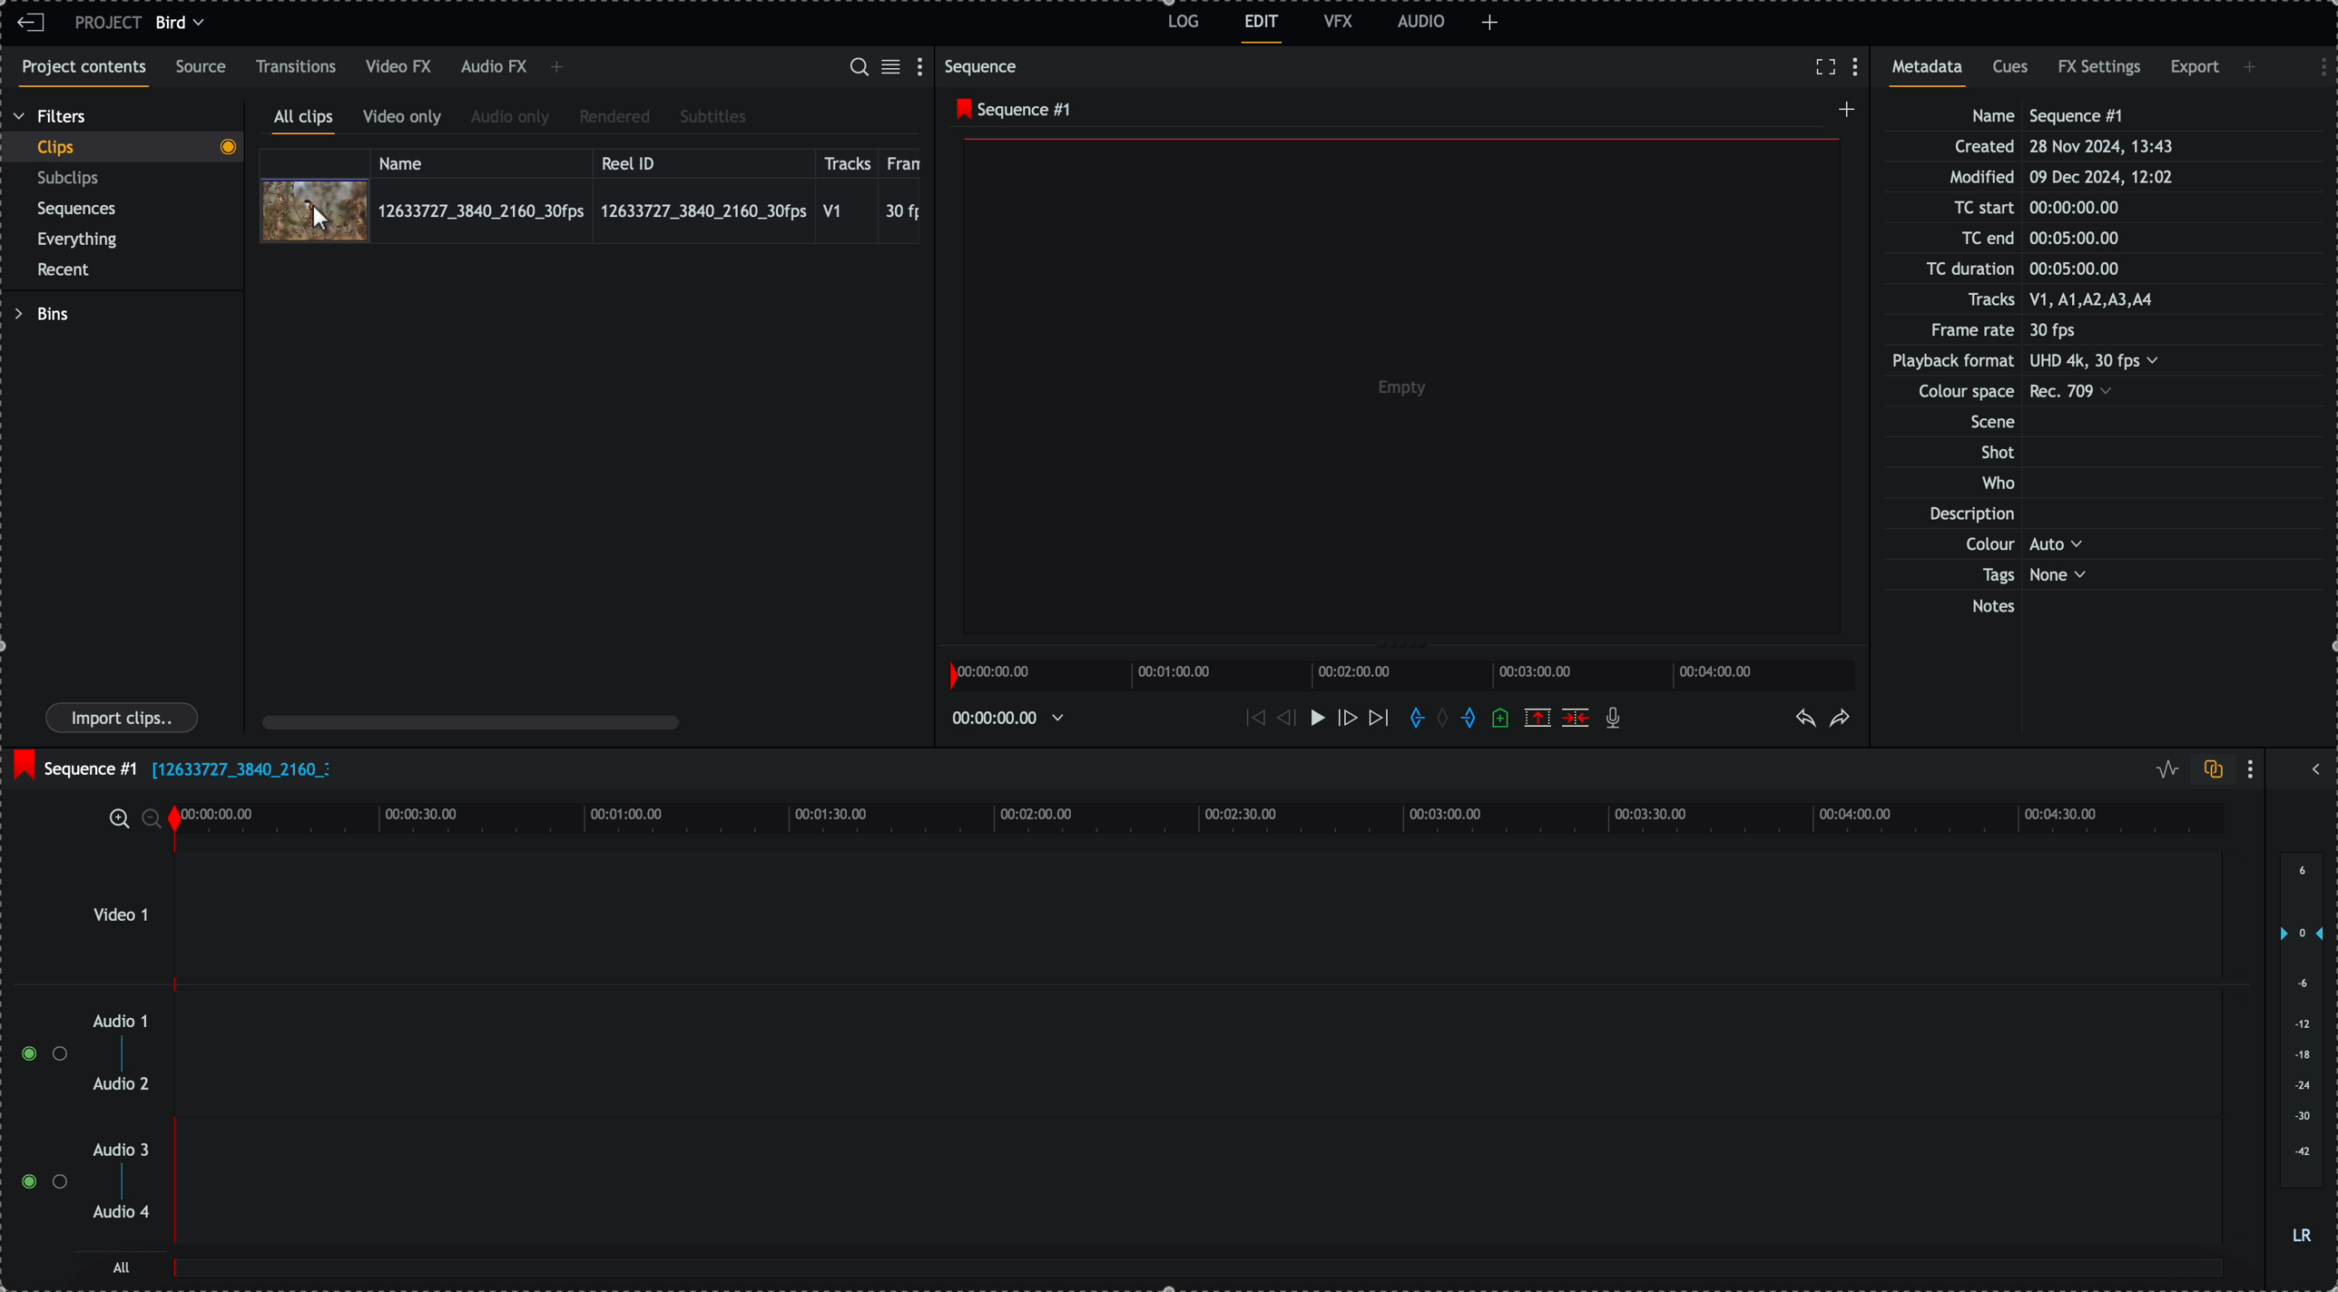 This screenshot has width=2338, height=1292. What do you see at coordinates (241, 771) in the screenshot?
I see `file` at bounding box center [241, 771].